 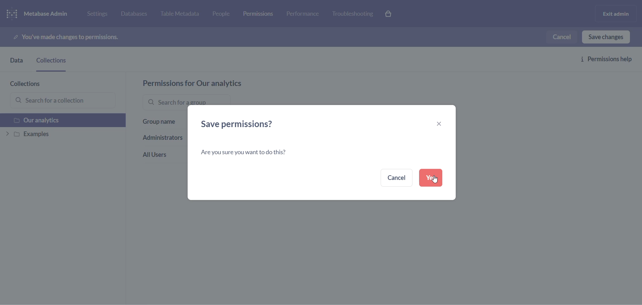 I want to click on search bar, so click(x=64, y=100).